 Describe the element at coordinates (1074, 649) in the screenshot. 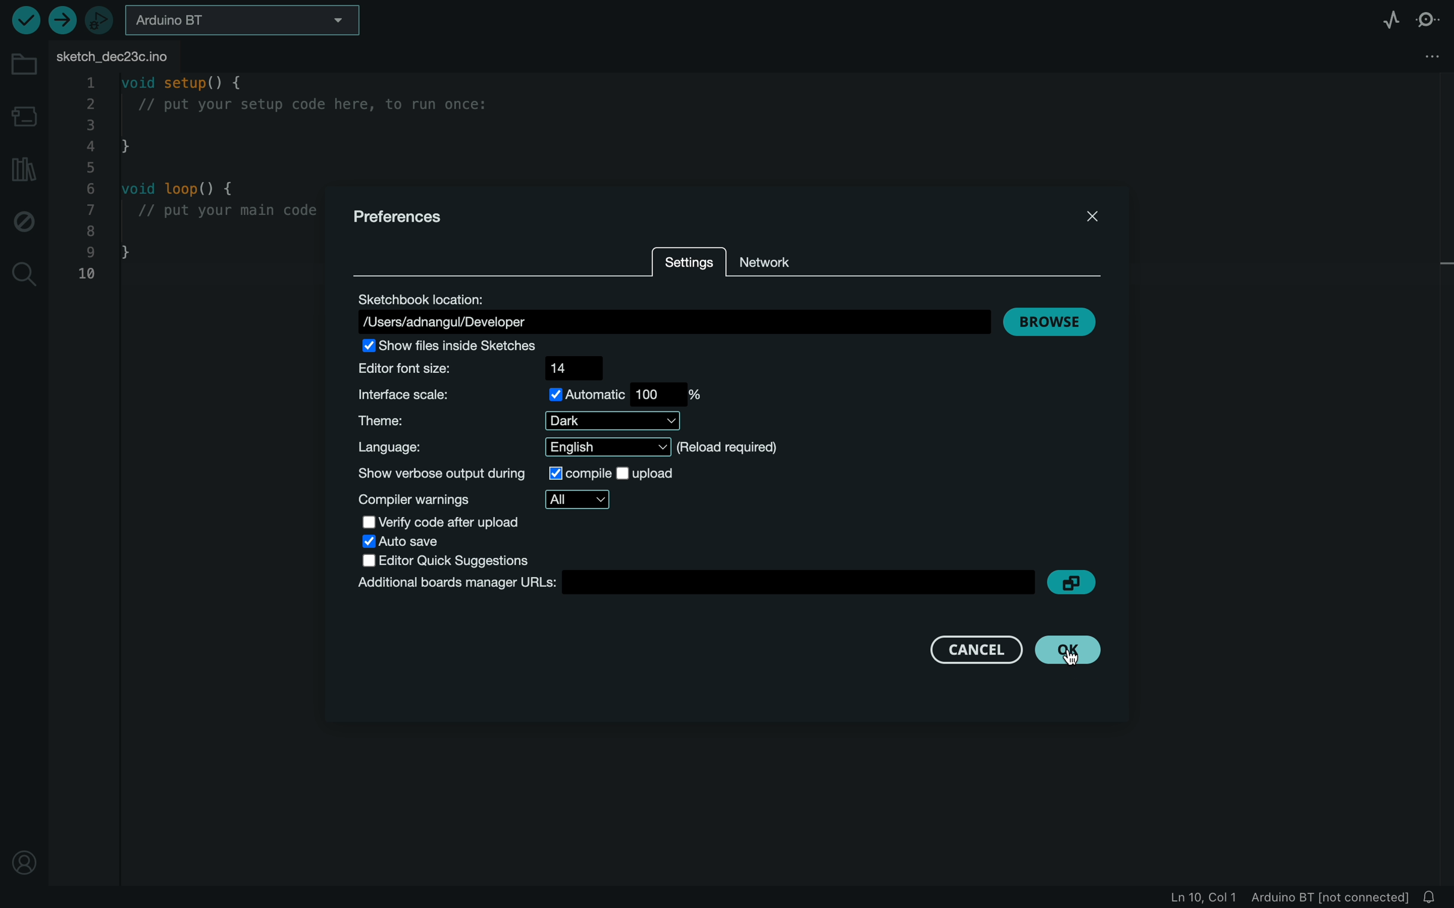

I see `cursor` at that location.